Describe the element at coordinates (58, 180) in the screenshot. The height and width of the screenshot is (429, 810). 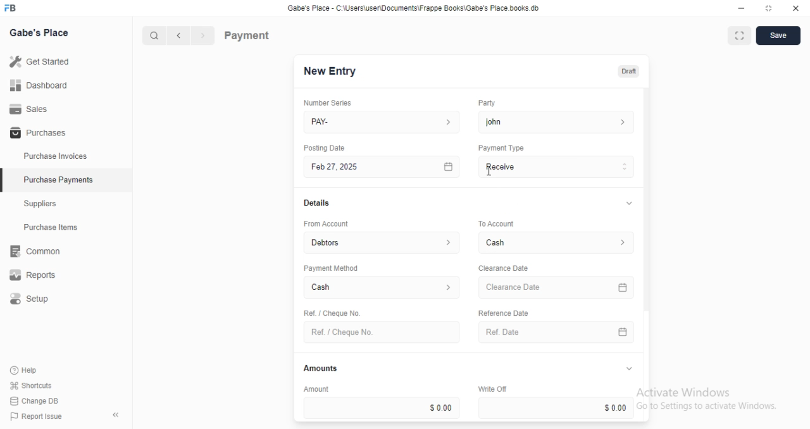
I see `Purchase Payments` at that location.